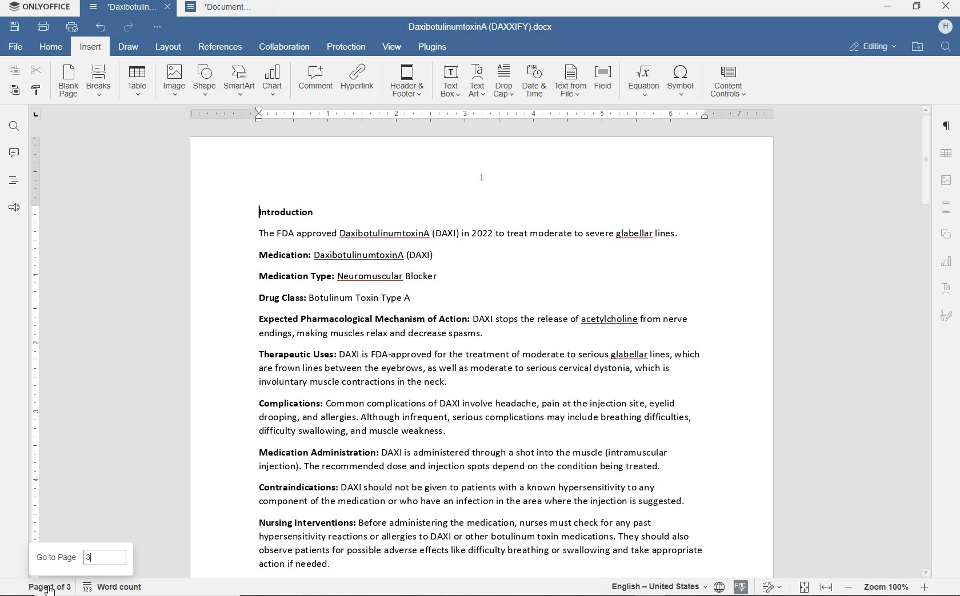  I want to click on header & footer, so click(946, 208).